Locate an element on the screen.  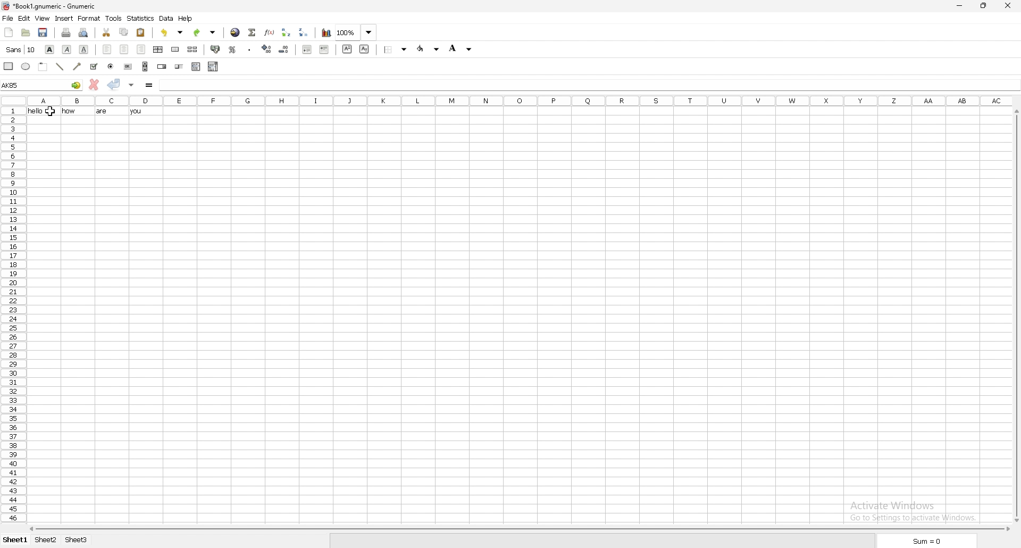
decrease indent is located at coordinates (307, 49).